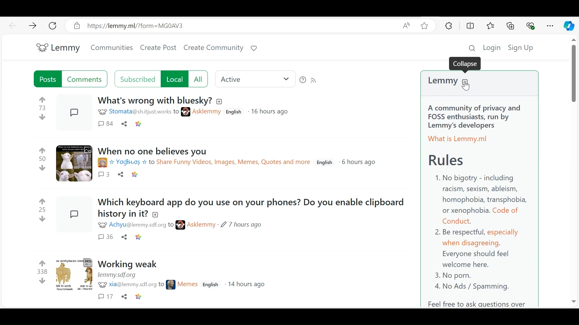  Describe the element at coordinates (241, 225) in the screenshot. I see `Time posted` at that location.